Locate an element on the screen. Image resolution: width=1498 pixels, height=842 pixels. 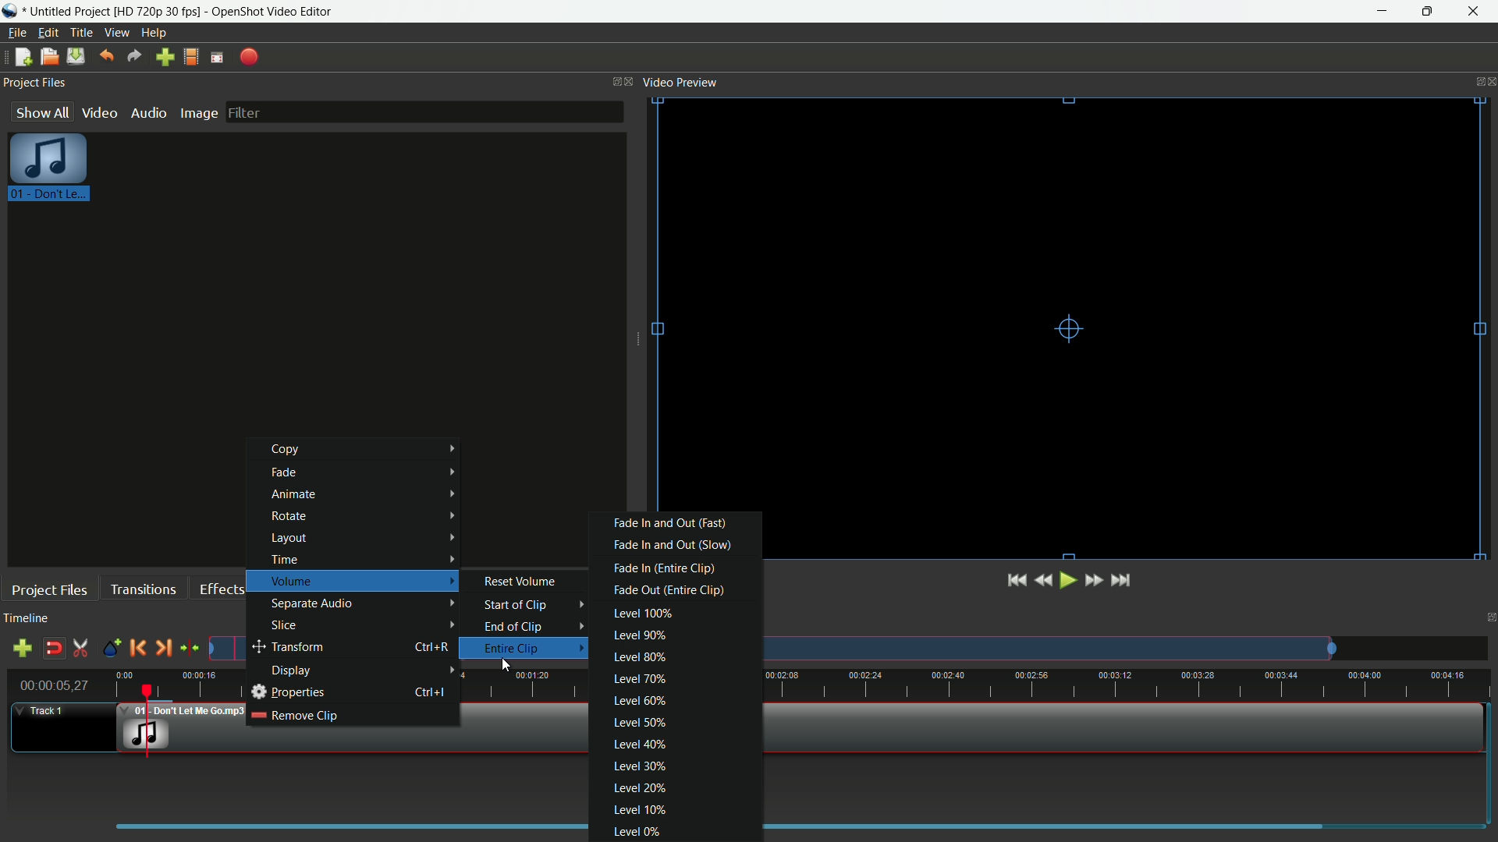
enable razor is located at coordinates (83, 649).